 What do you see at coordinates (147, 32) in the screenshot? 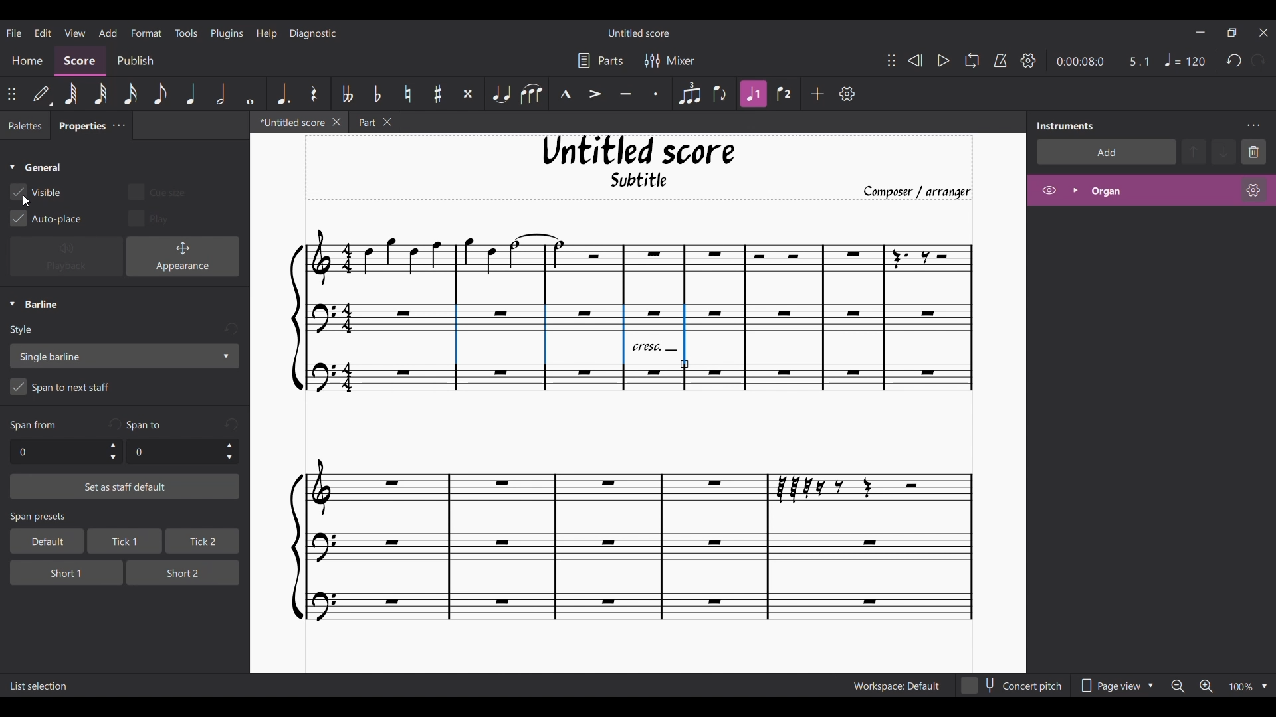
I see `Format menu` at bounding box center [147, 32].